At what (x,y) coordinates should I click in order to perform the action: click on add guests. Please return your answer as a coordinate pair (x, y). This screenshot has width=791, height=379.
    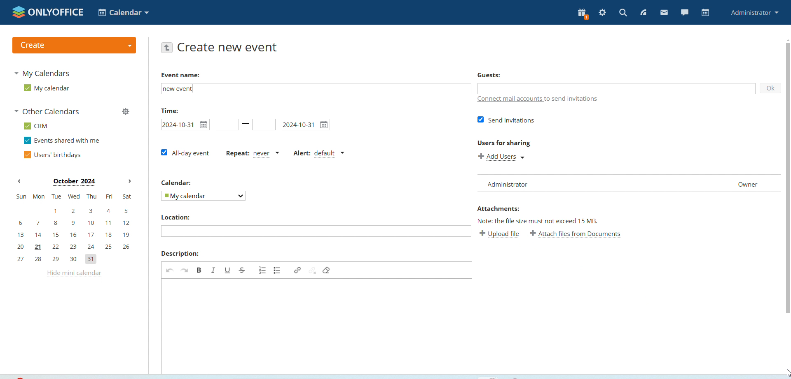
    Looking at the image, I should click on (617, 88).